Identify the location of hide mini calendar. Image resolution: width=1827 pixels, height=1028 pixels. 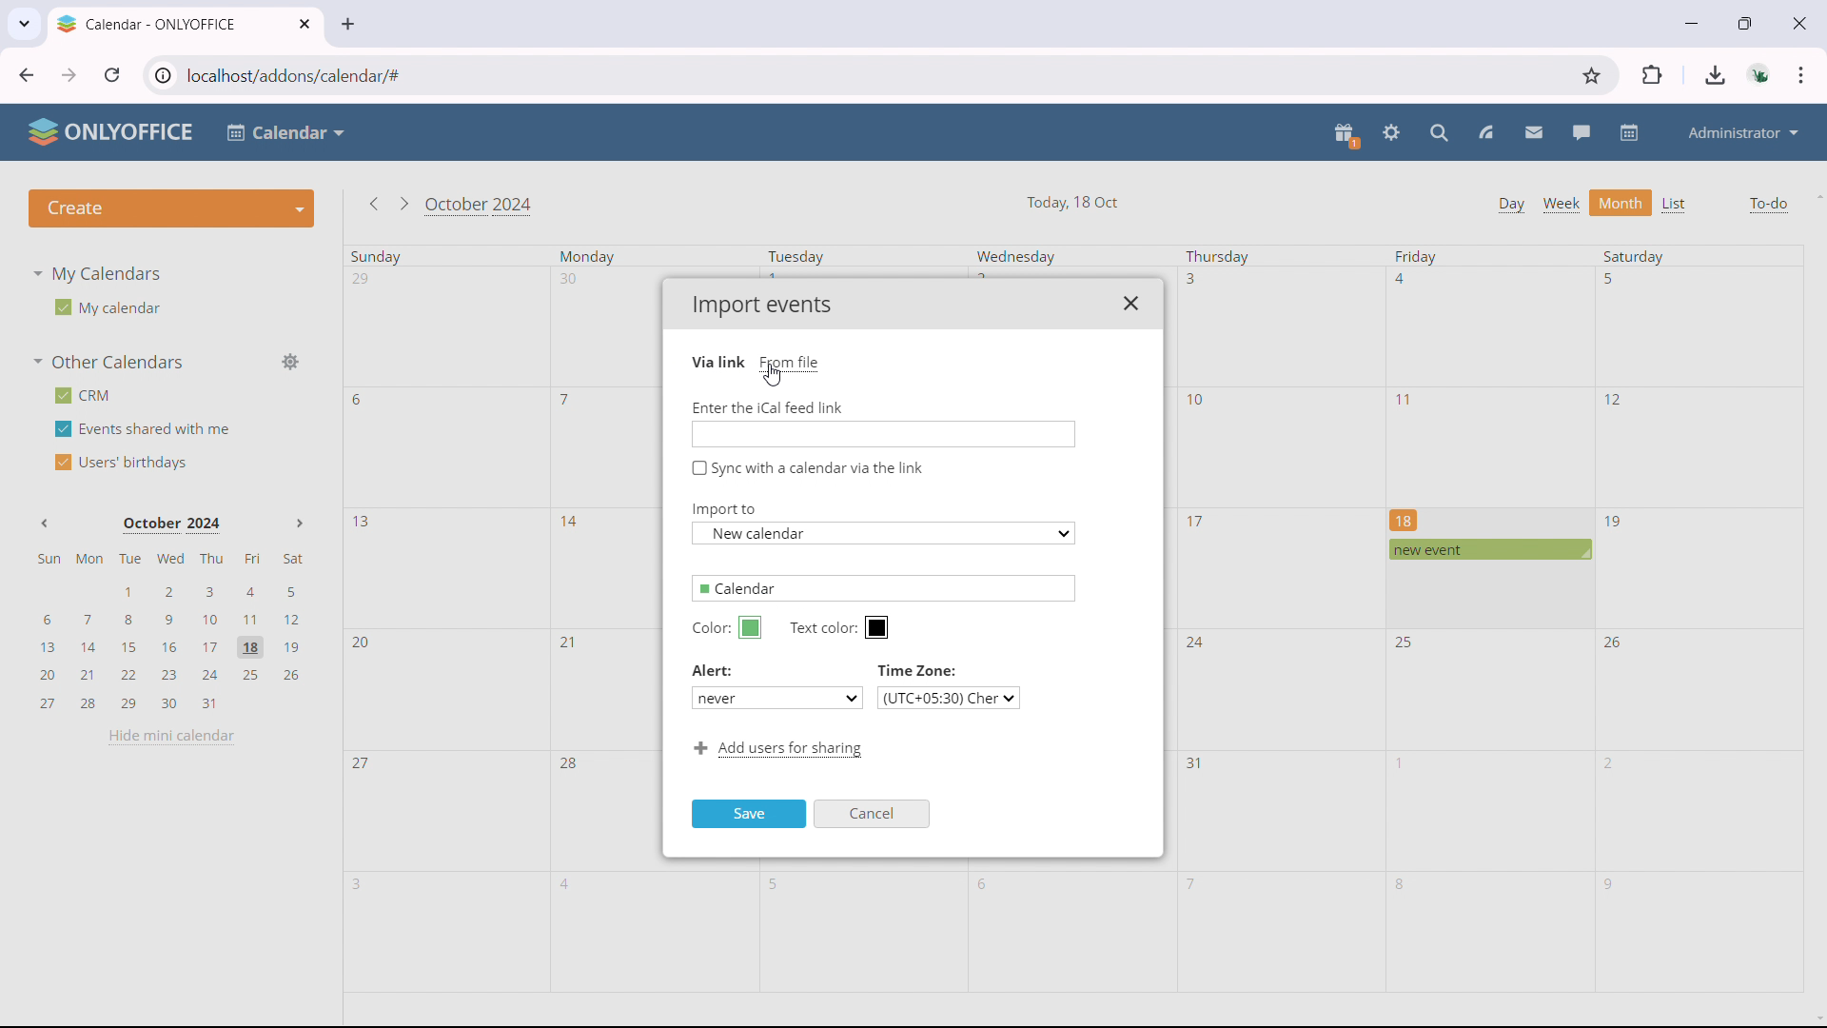
(171, 736).